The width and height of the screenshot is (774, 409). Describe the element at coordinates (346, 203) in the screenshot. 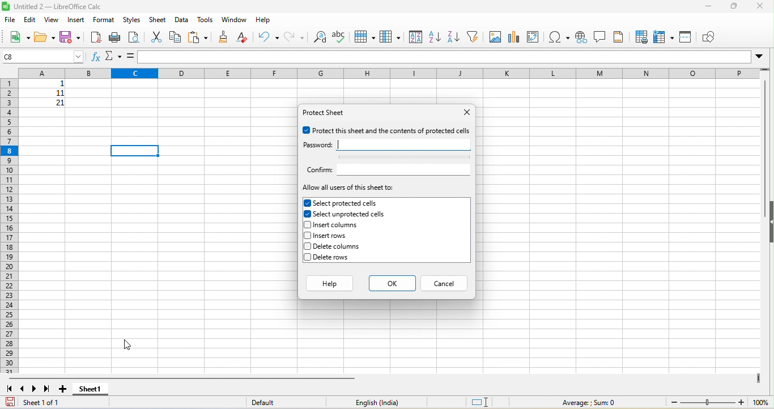

I see `selected protected cells` at that location.